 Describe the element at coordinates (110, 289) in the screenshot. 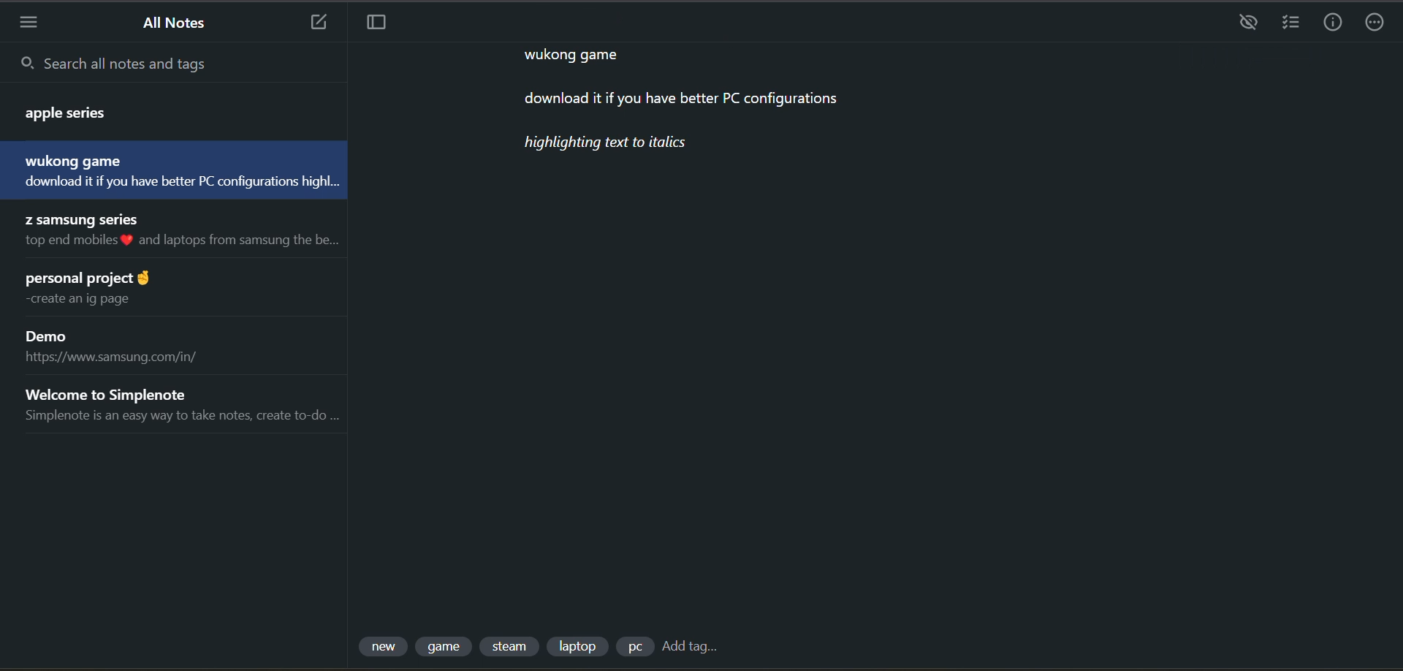

I see `note title and preview` at that location.